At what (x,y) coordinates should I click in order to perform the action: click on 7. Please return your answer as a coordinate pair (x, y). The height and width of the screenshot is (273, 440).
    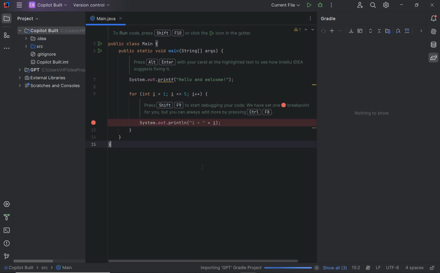
    Looking at the image, I should click on (95, 79).